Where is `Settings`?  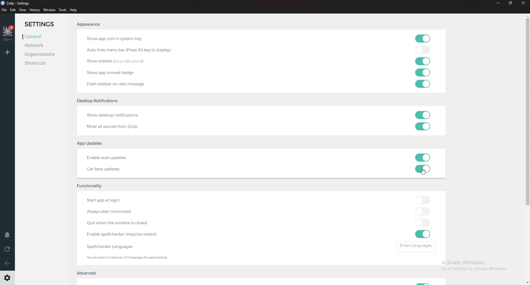 Settings is located at coordinates (46, 23).